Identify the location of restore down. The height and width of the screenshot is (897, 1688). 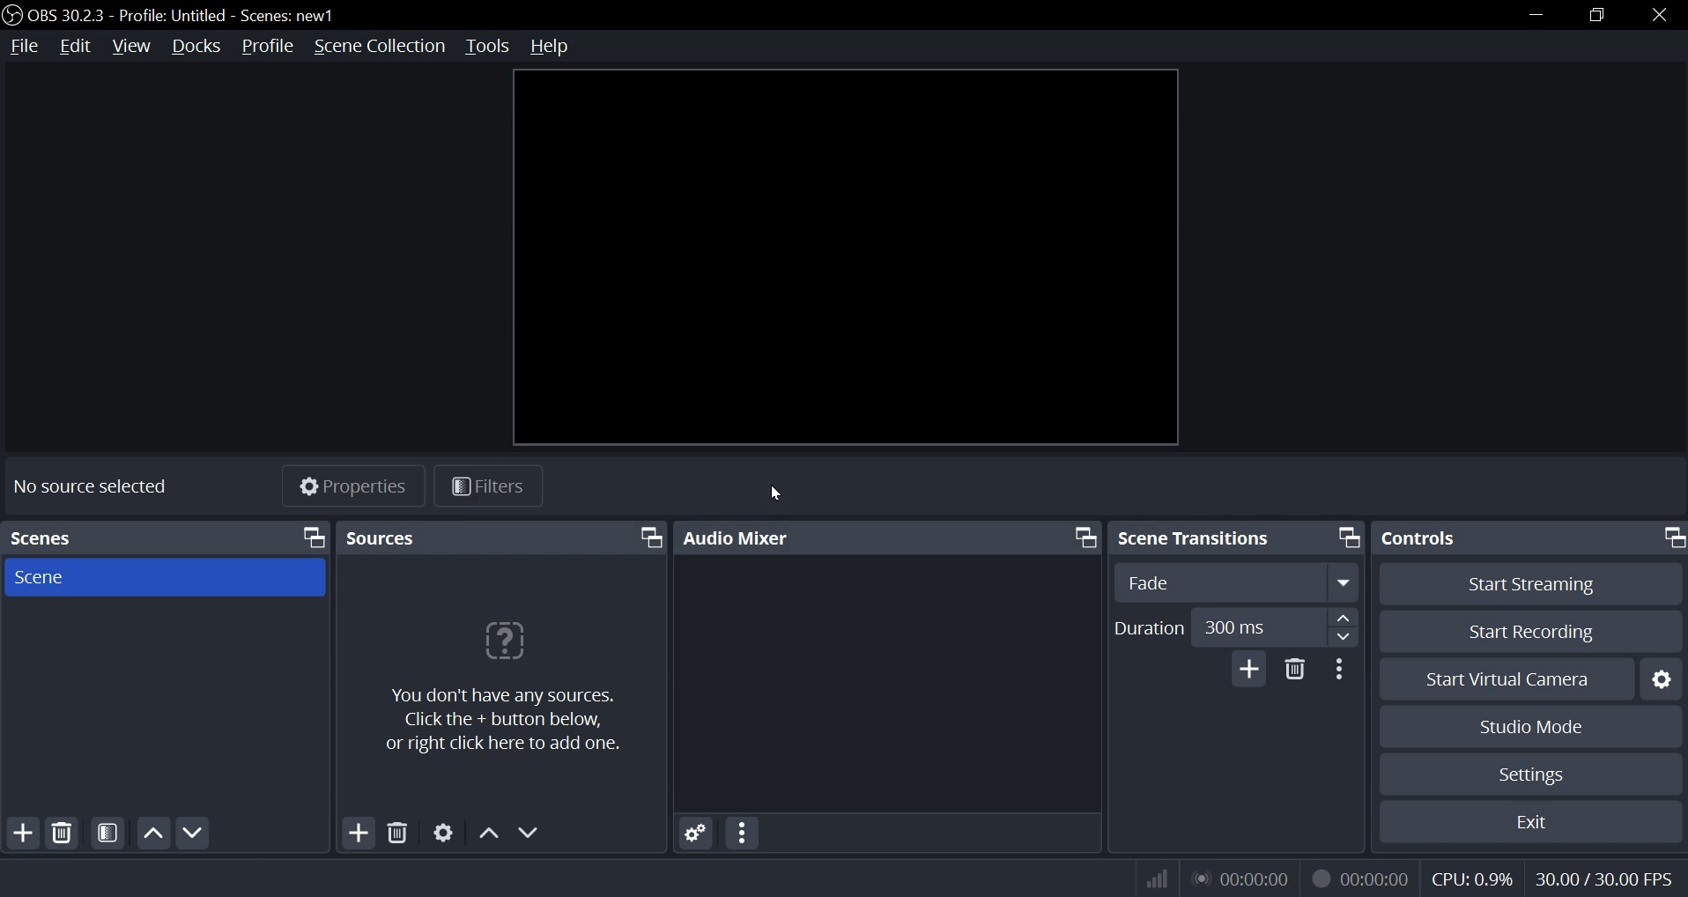
(1602, 12).